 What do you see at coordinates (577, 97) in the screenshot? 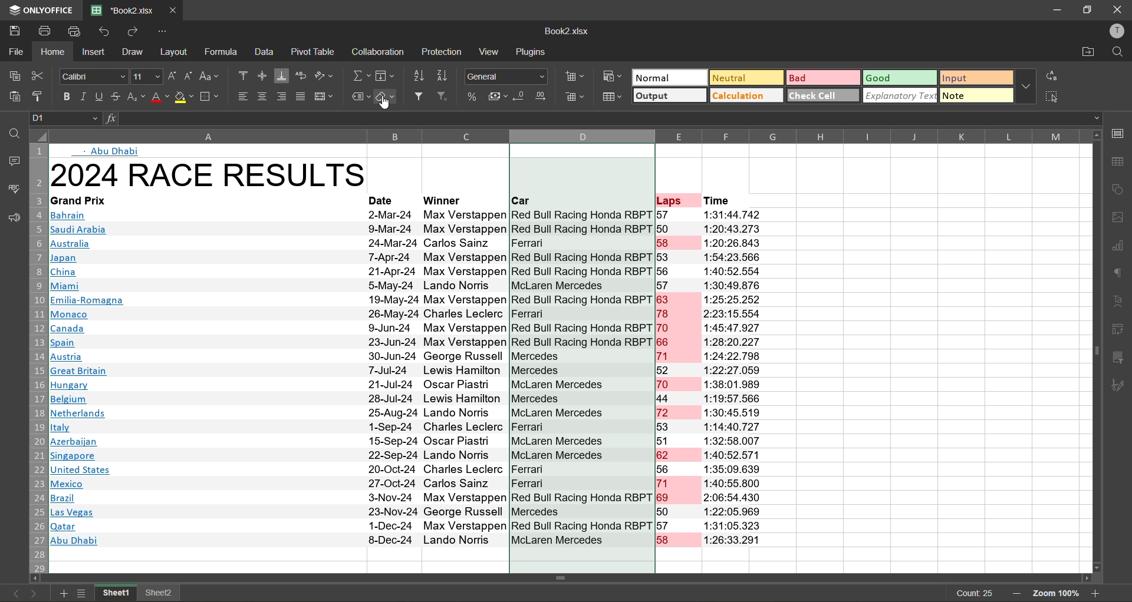
I see `delete cells` at bounding box center [577, 97].